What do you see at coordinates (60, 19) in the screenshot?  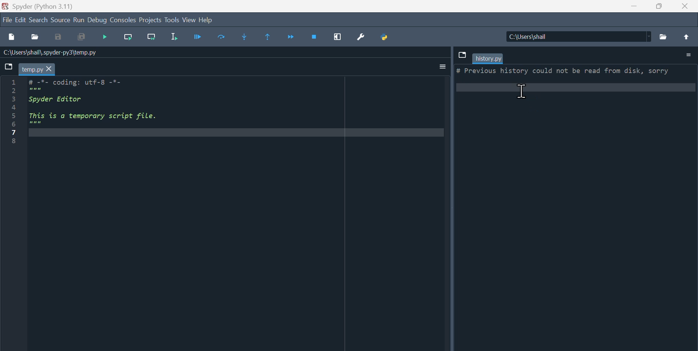 I see `Source` at bounding box center [60, 19].